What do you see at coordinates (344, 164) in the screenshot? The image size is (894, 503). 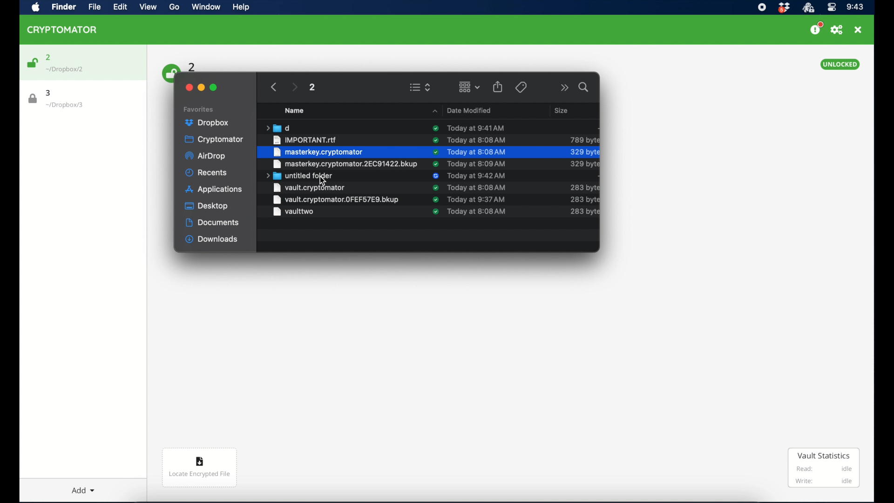 I see `masterkey` at bounding box center [344, 164].